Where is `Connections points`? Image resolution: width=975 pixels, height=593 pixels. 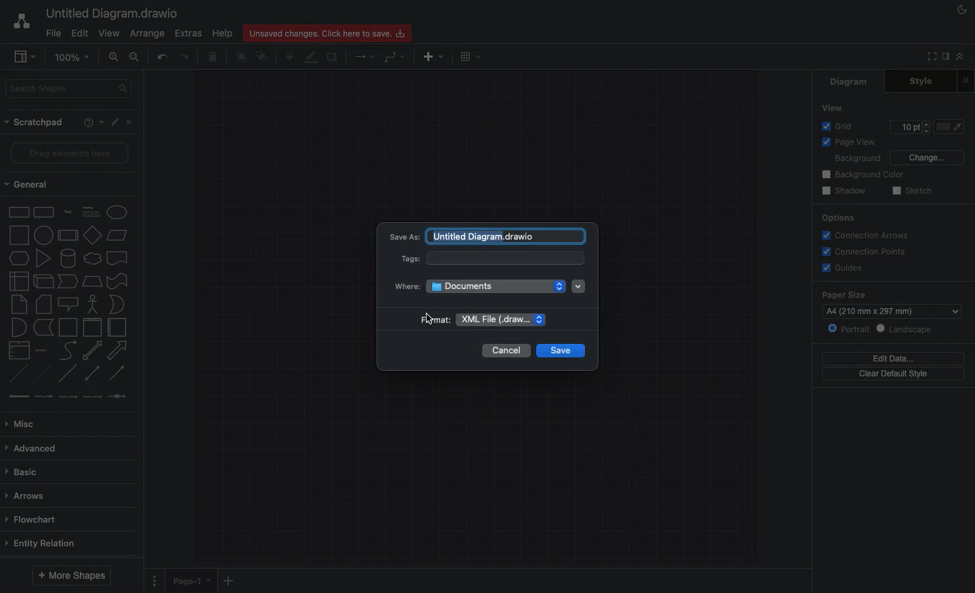 Connections points is located at coordinates (865, 252).